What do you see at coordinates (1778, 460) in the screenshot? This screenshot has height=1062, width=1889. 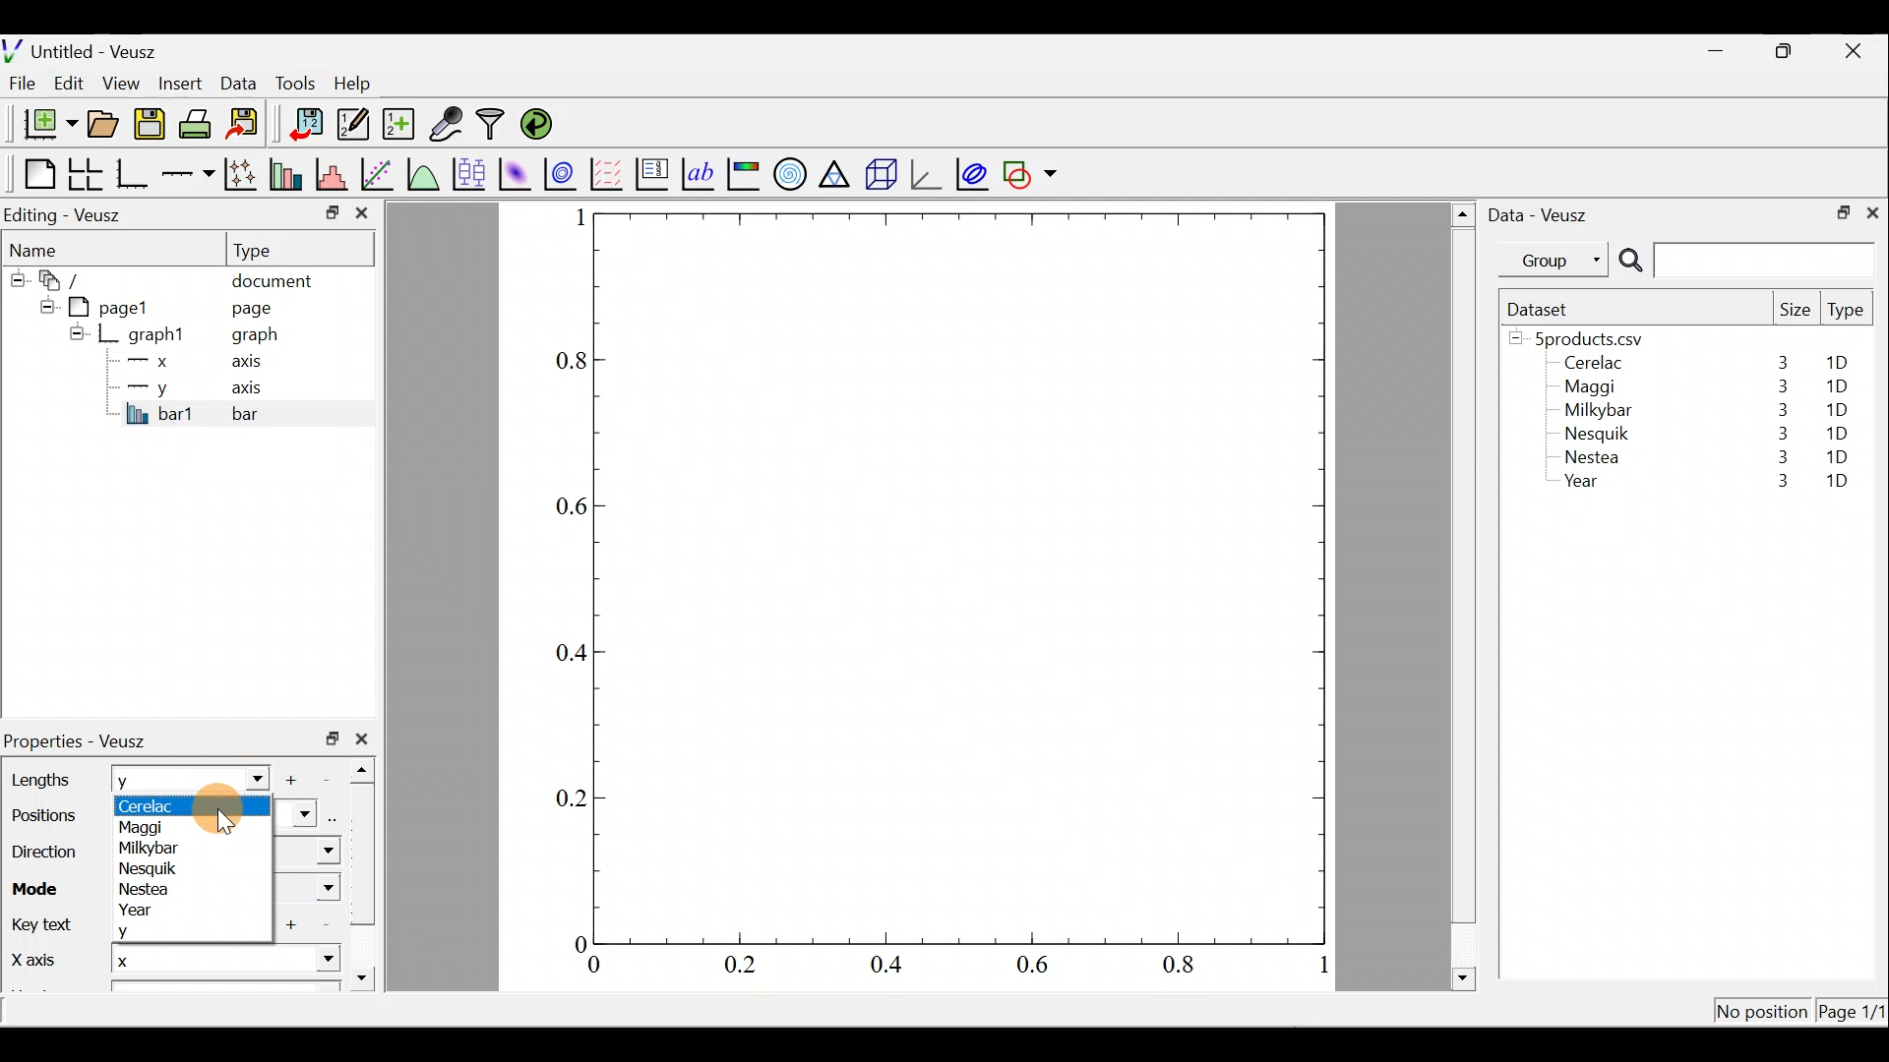 I see `3` at bounding box center [1778, 460].